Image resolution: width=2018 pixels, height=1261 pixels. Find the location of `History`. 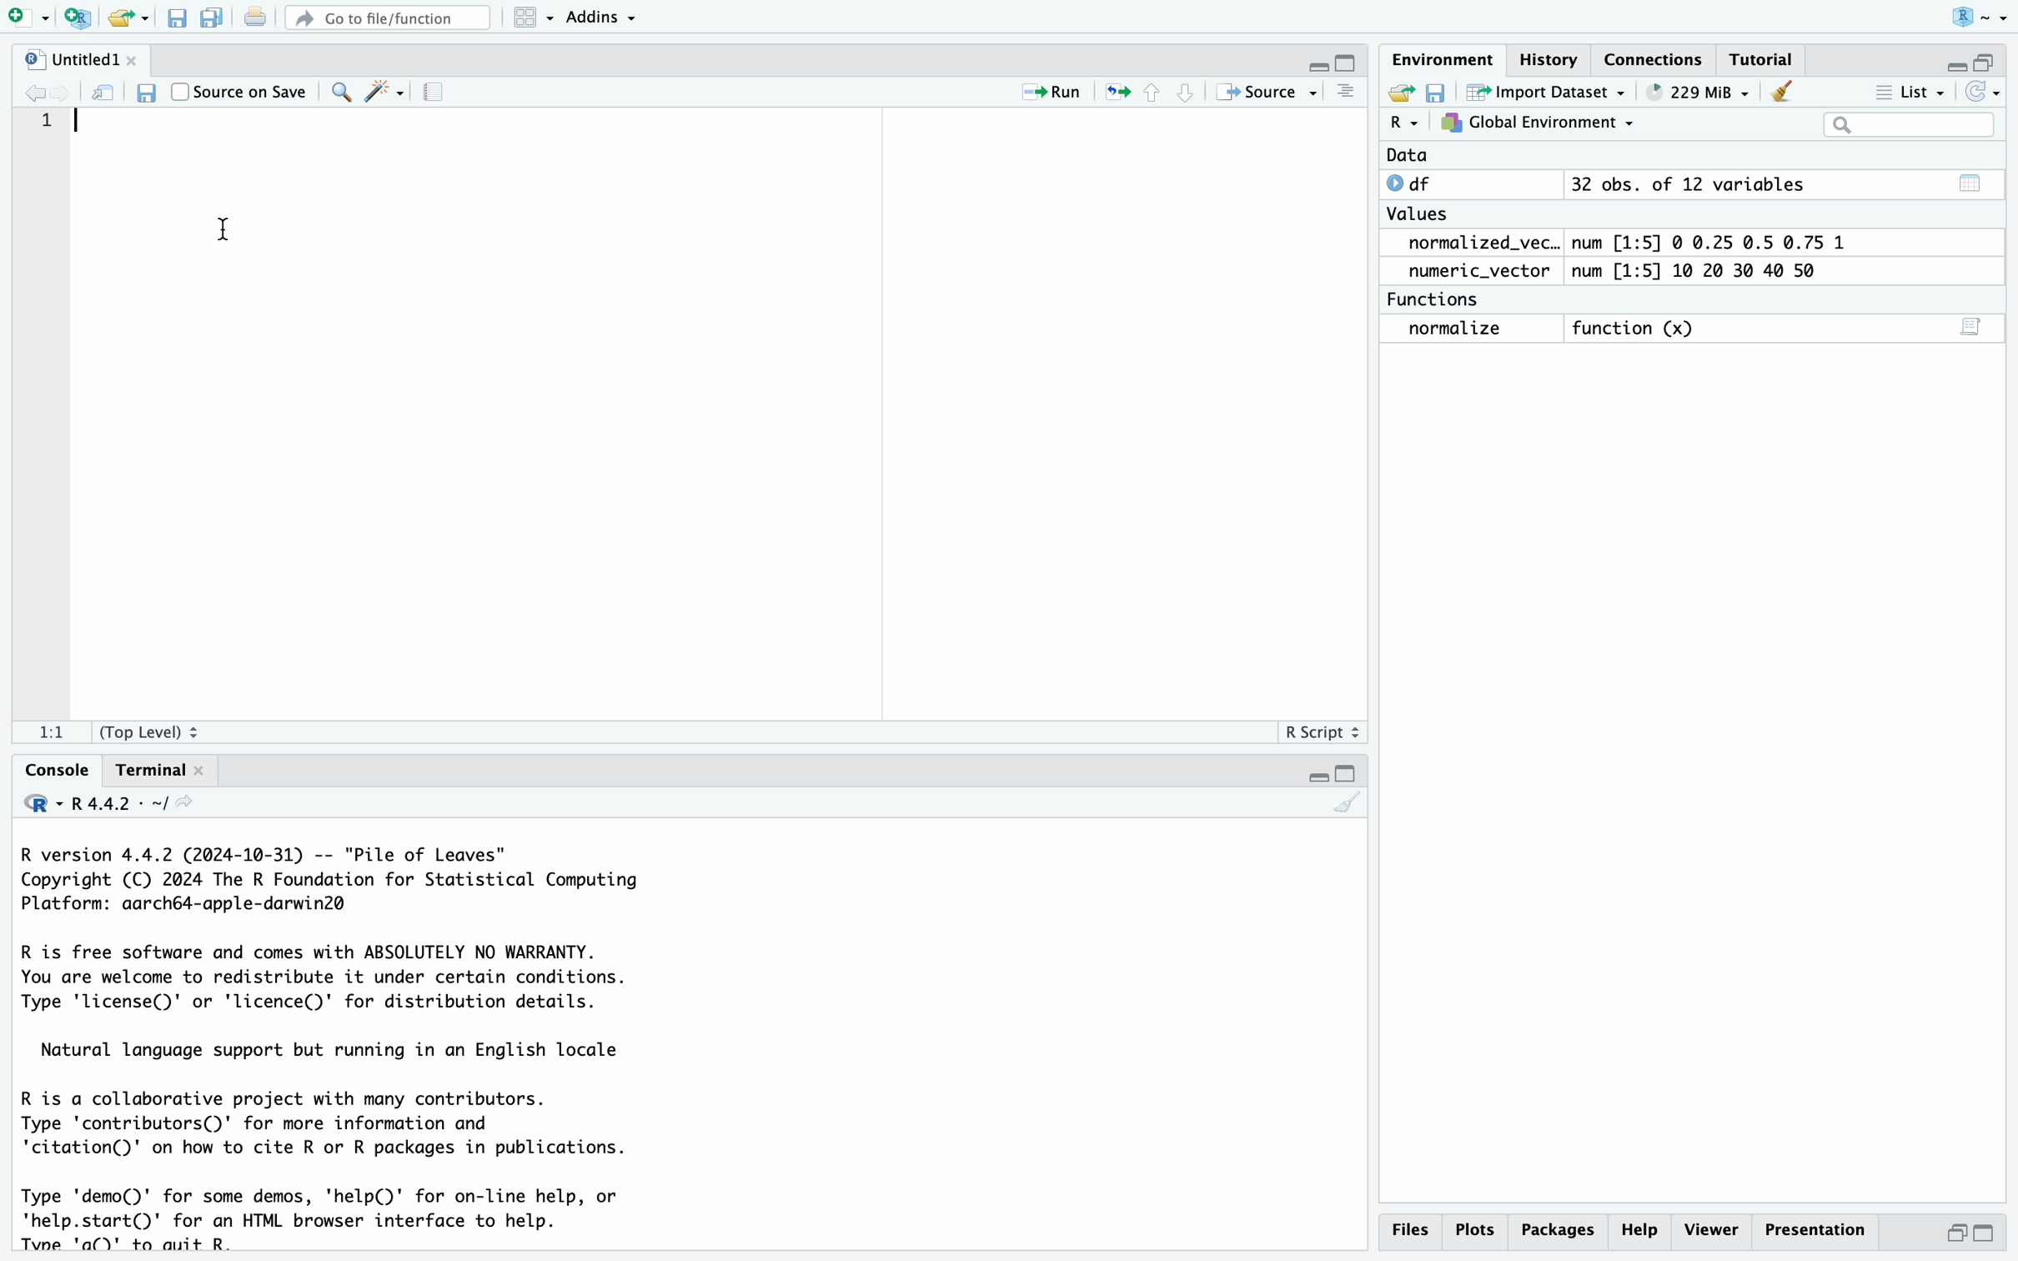

History is located at coordinates (1549, 59).